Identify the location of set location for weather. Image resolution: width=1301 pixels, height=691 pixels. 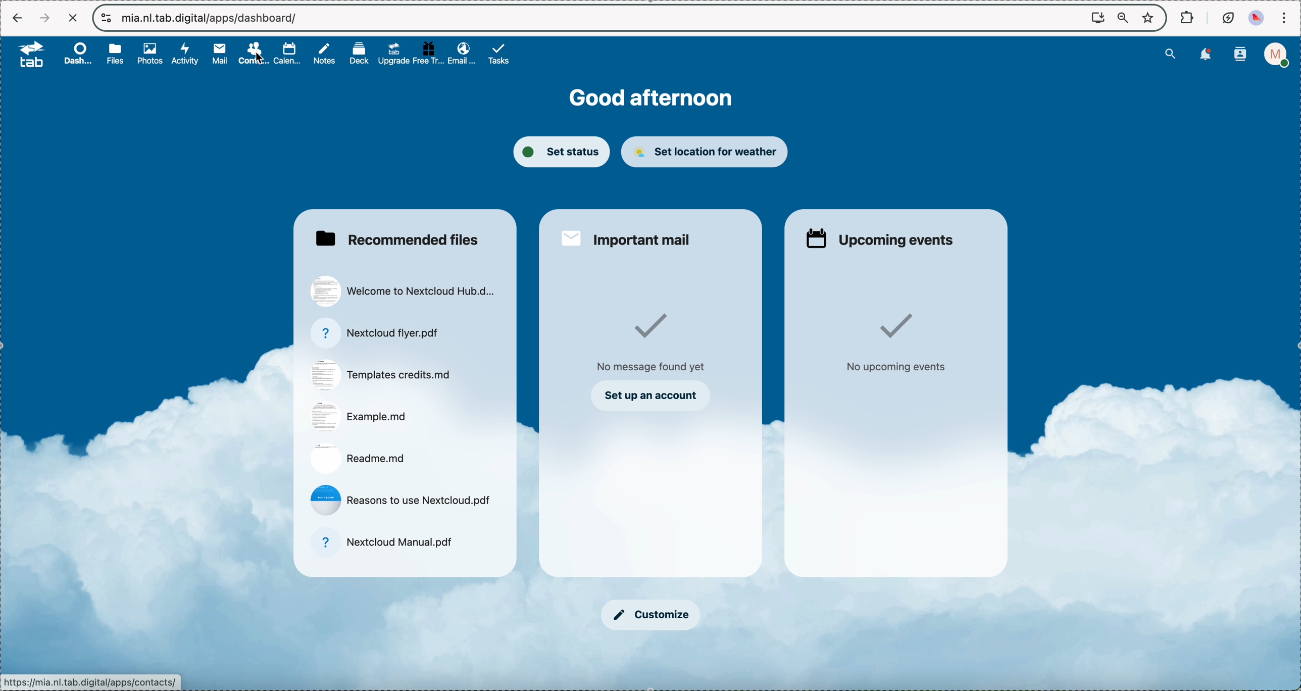
(709, 153).